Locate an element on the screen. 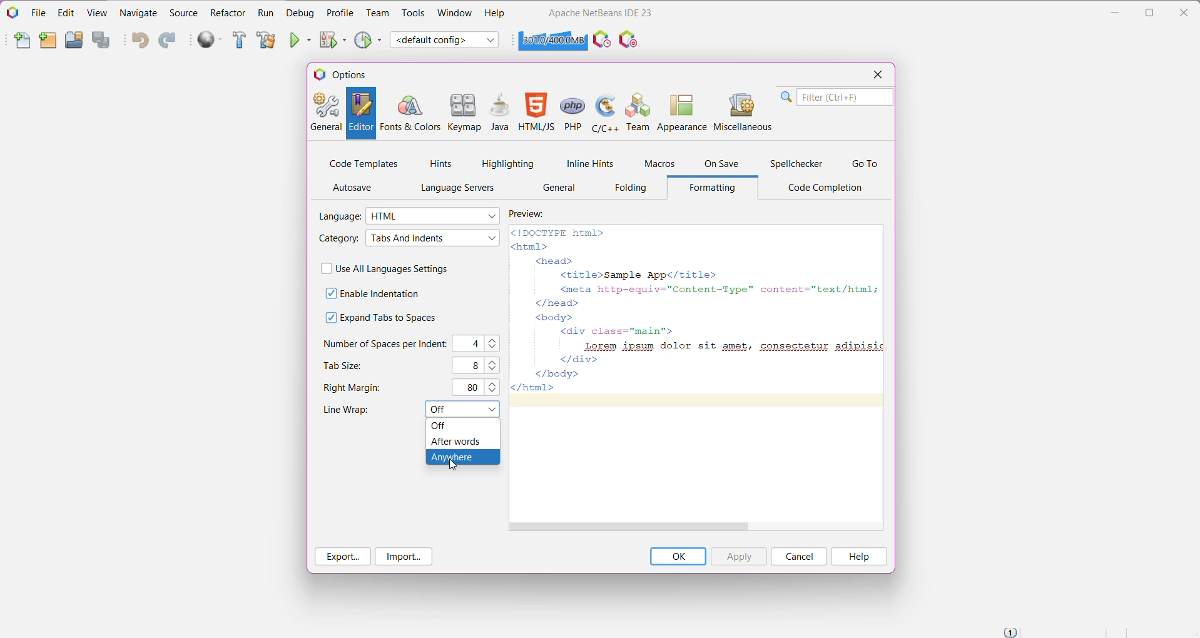 The image size is (1200, 638). Navigate is located at coordinates (140, 12).